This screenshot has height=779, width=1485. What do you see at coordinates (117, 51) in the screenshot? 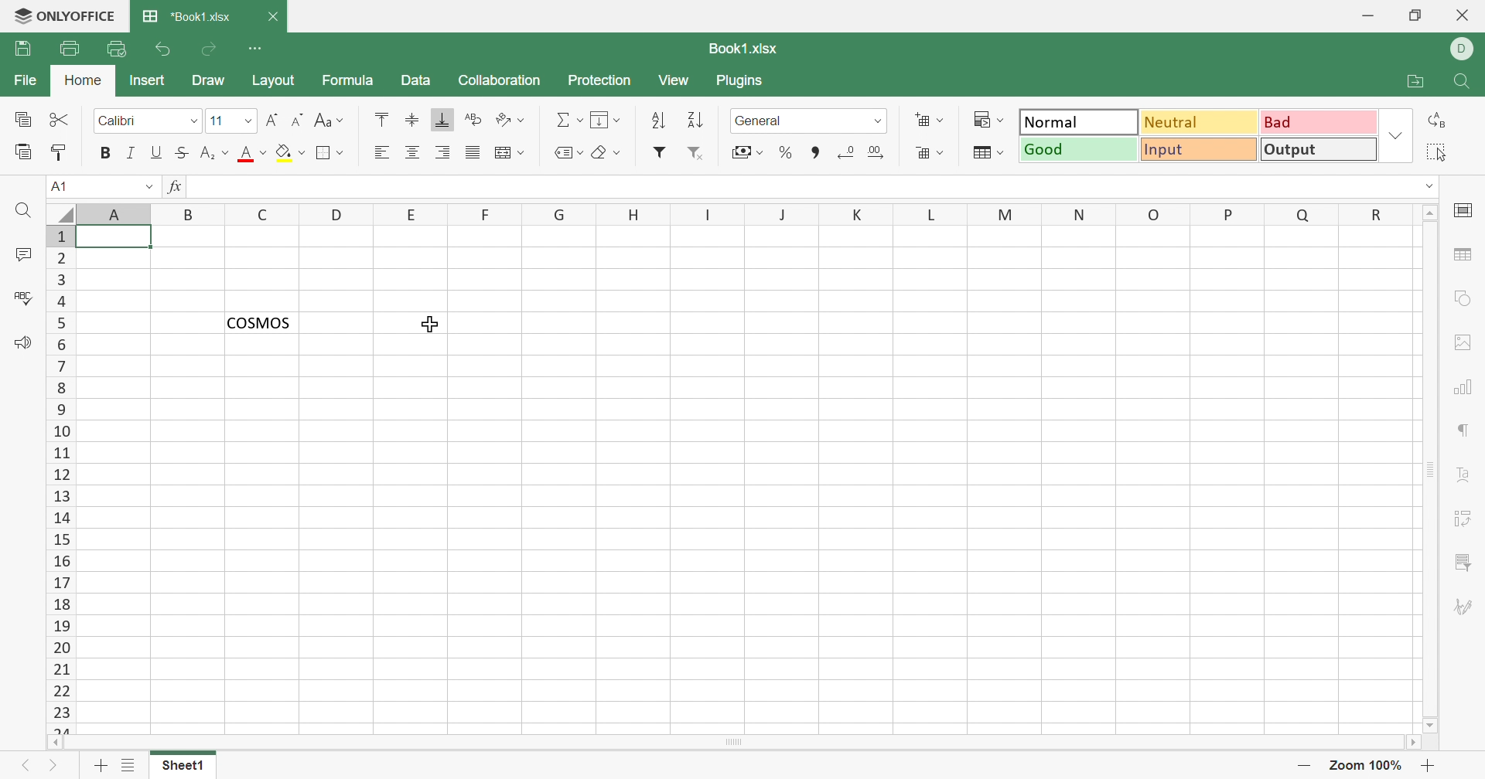
I see `Quick print` at bounding box center [117, 51].